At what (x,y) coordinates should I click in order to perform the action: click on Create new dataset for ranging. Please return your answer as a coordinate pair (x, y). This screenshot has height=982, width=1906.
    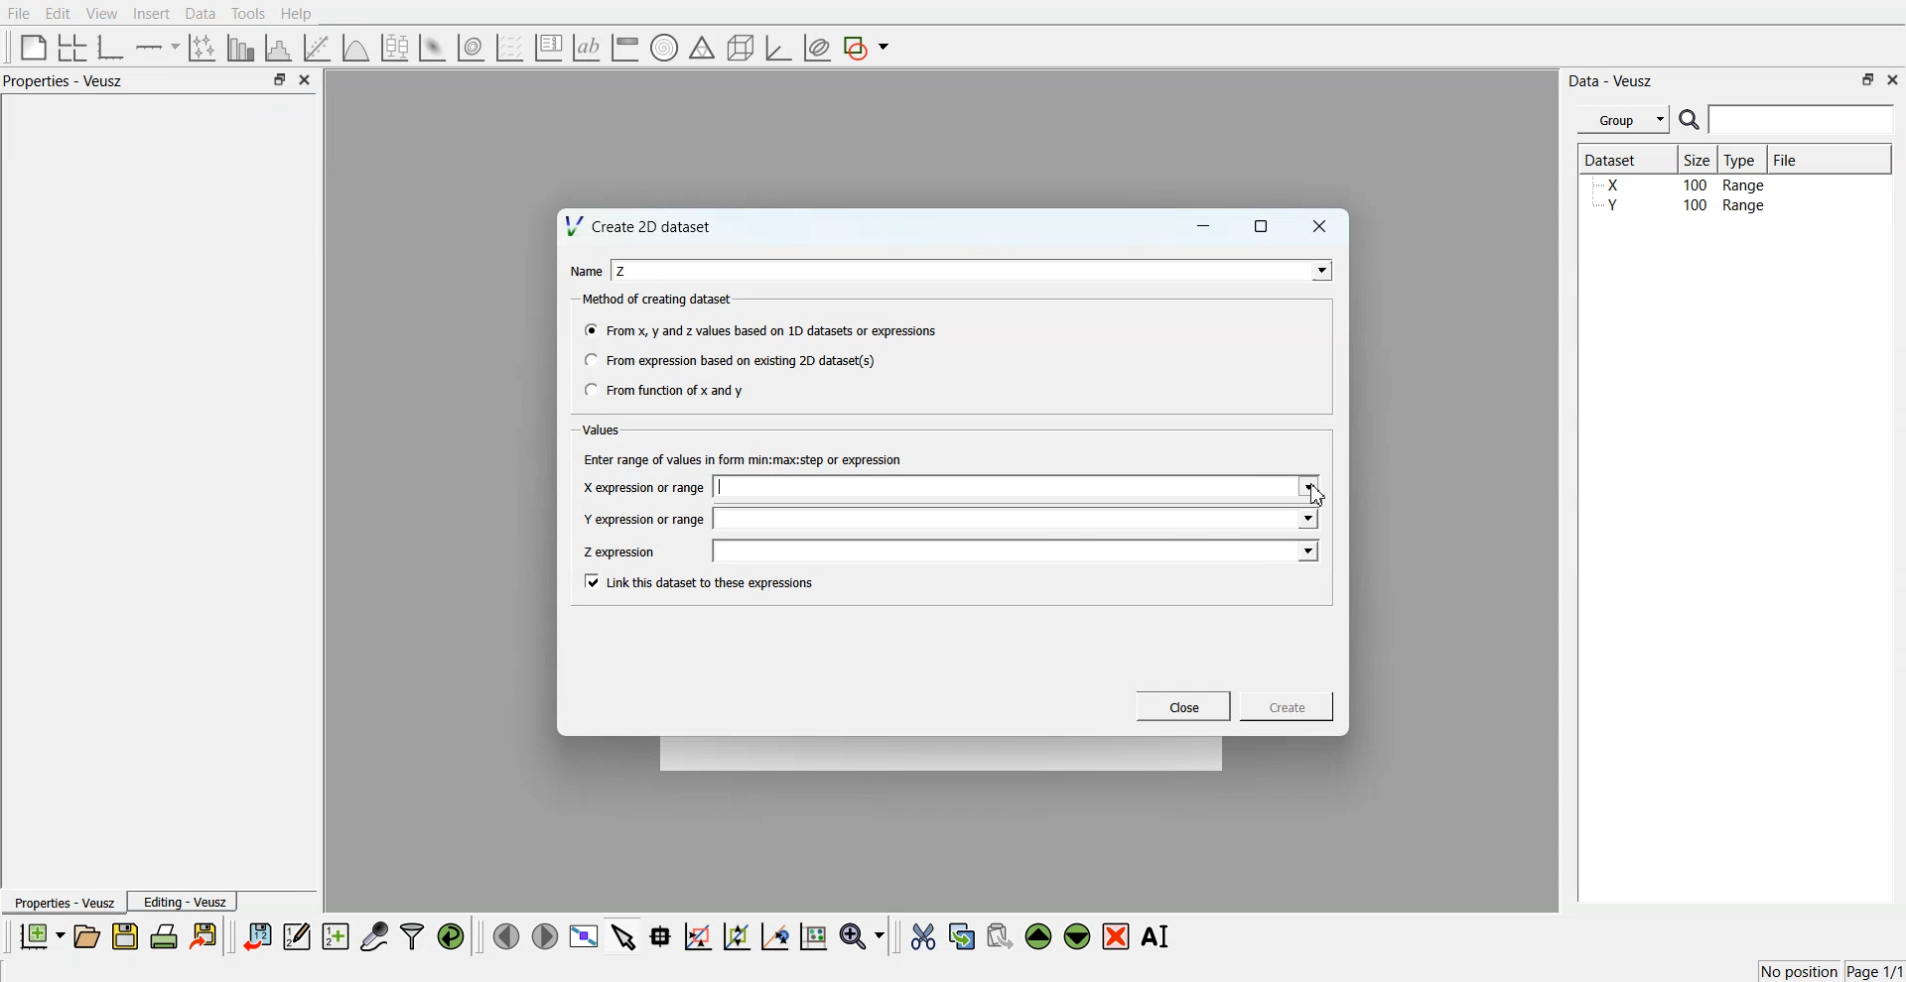
    Looking at the image, I should click on (335, 936).